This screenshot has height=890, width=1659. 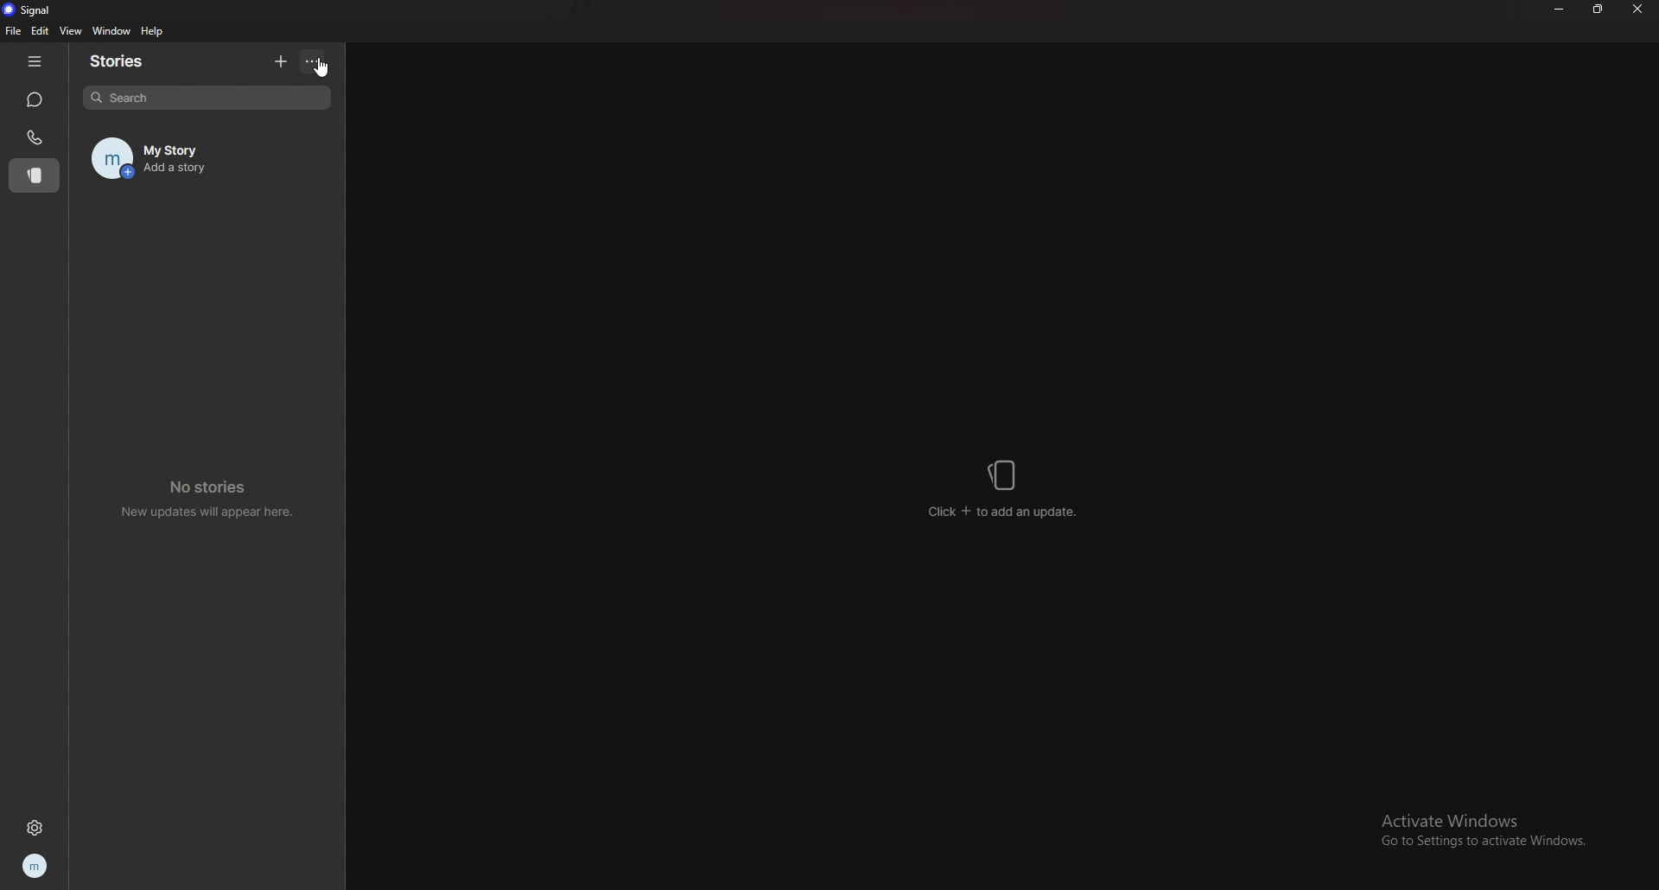 I want to click on options, so click(x=312, y=61).